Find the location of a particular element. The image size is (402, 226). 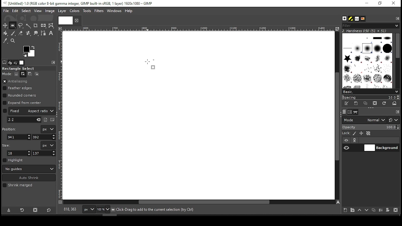

size is located at coordinates (8, 145).